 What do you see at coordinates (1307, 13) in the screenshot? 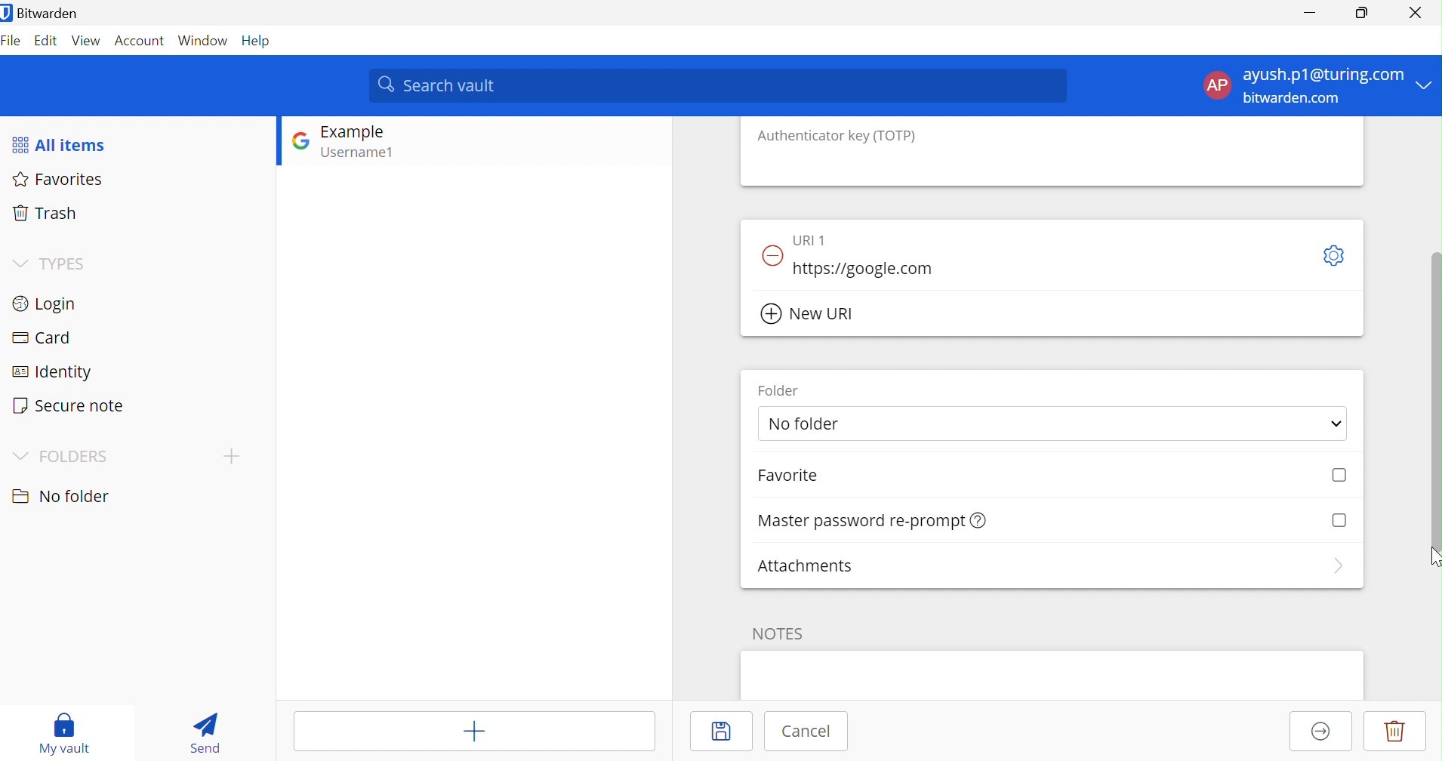
I see `Minimize` at bounding box center [1307, 13].